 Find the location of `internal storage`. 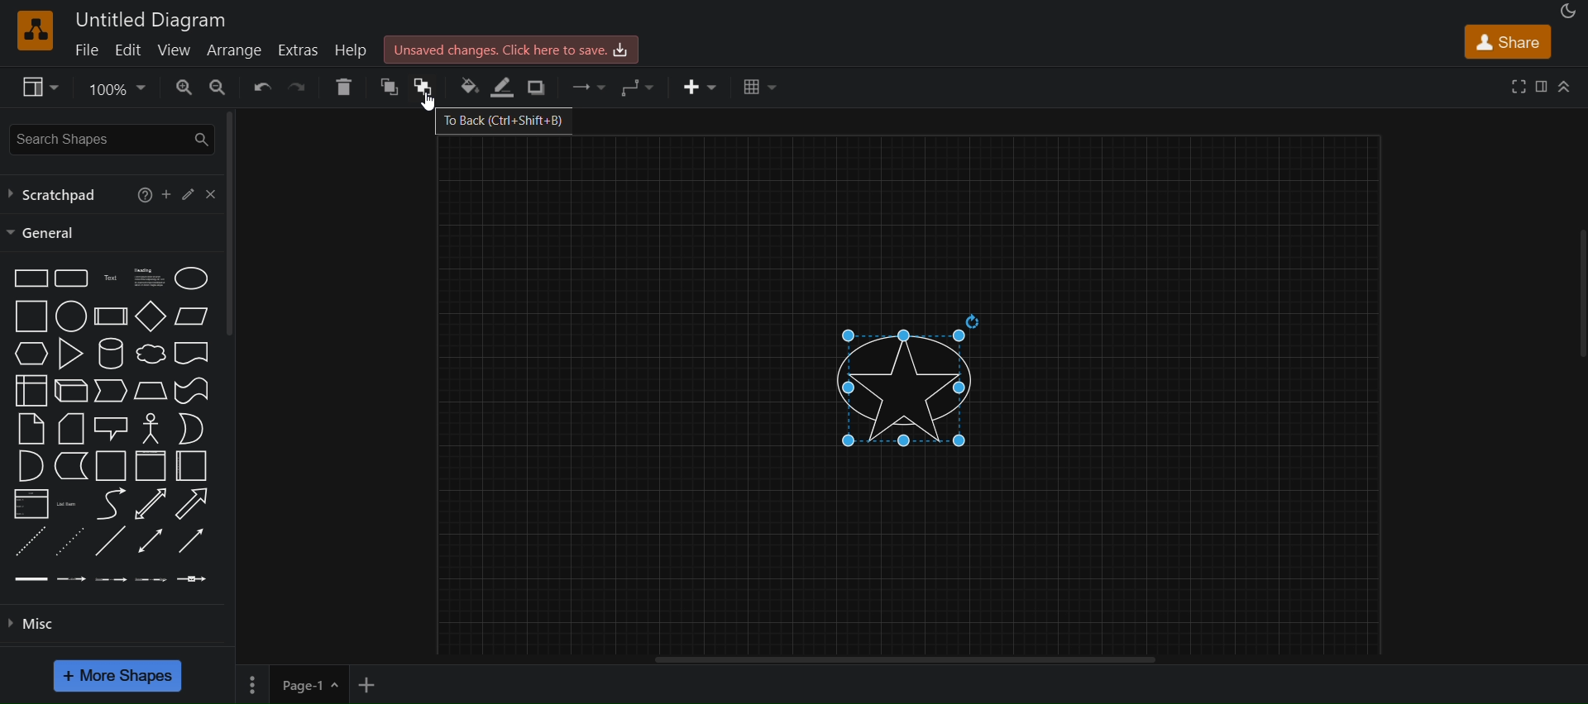

internal storage is located at coordinates (31, 389).